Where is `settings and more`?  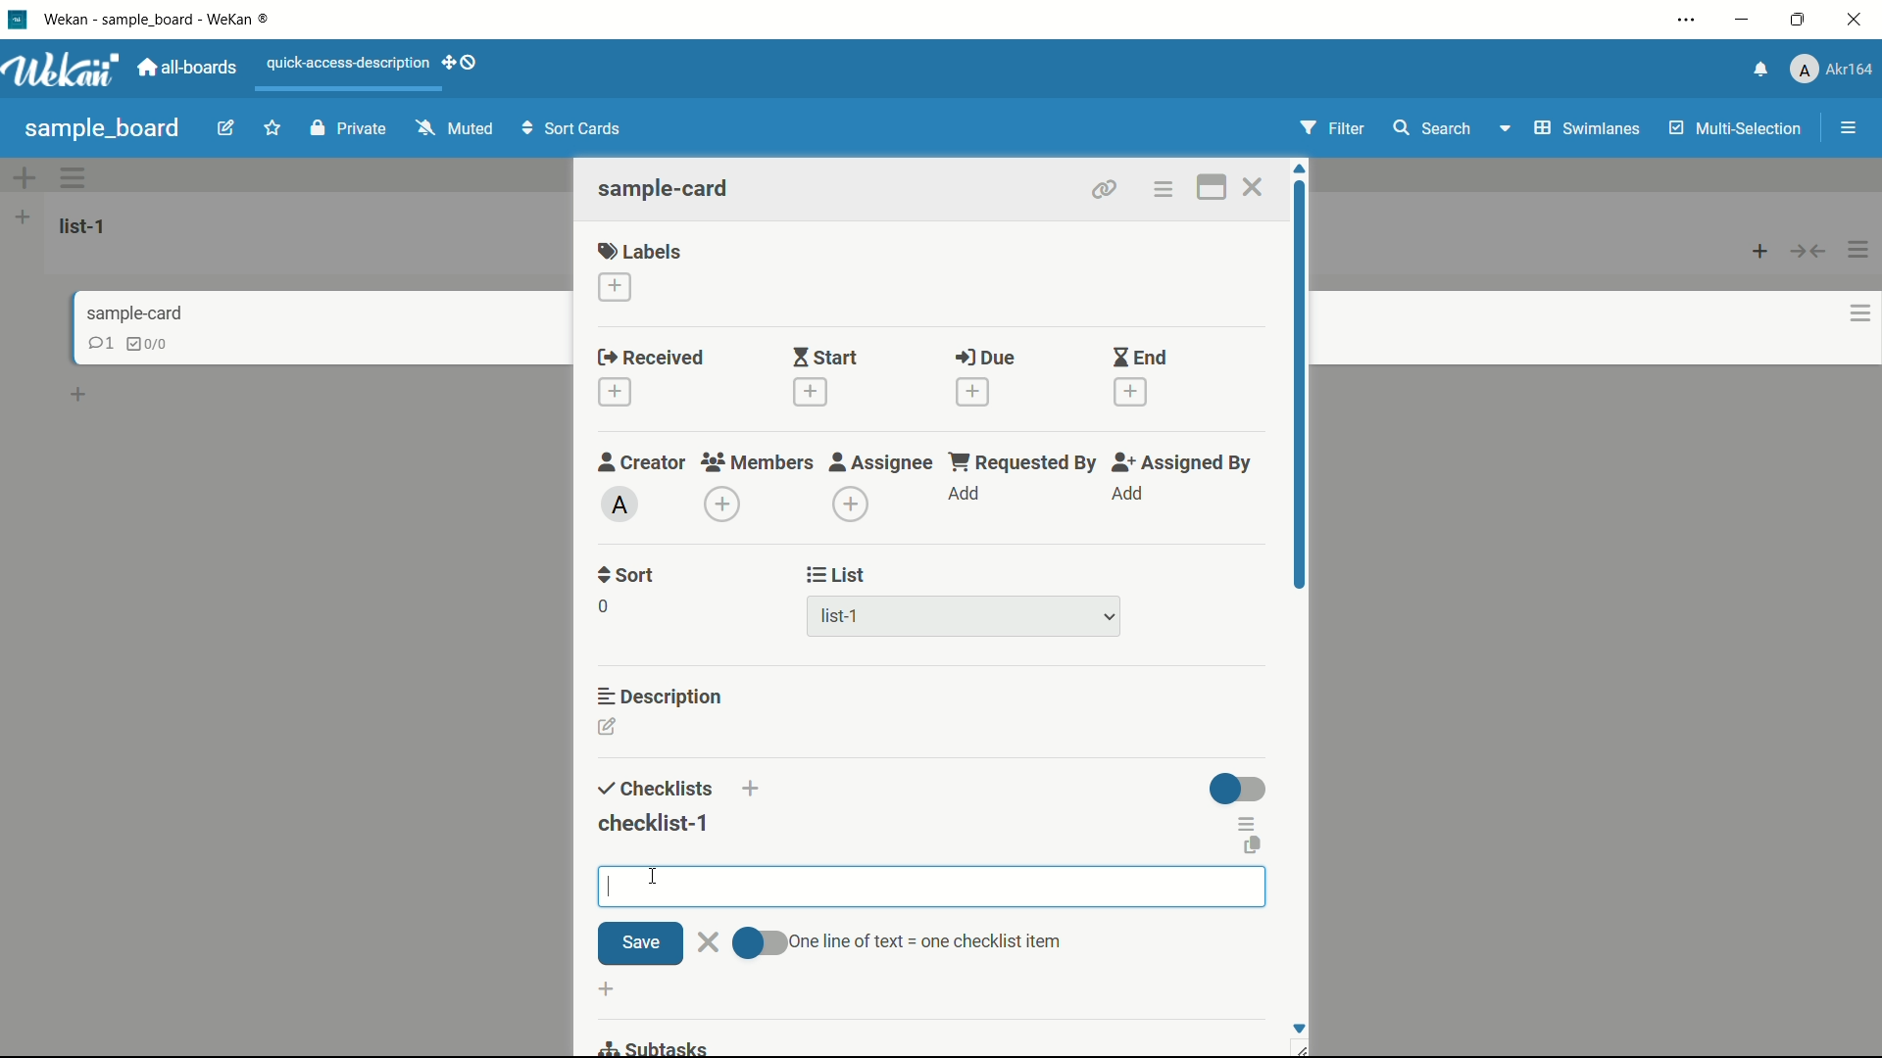 settings and more is located at coordinates (1687, 22).